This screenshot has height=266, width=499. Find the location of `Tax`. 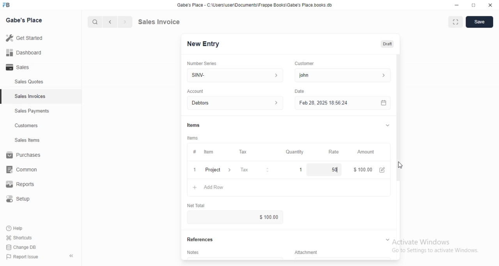

Tax is located at coordinates (245, 152).